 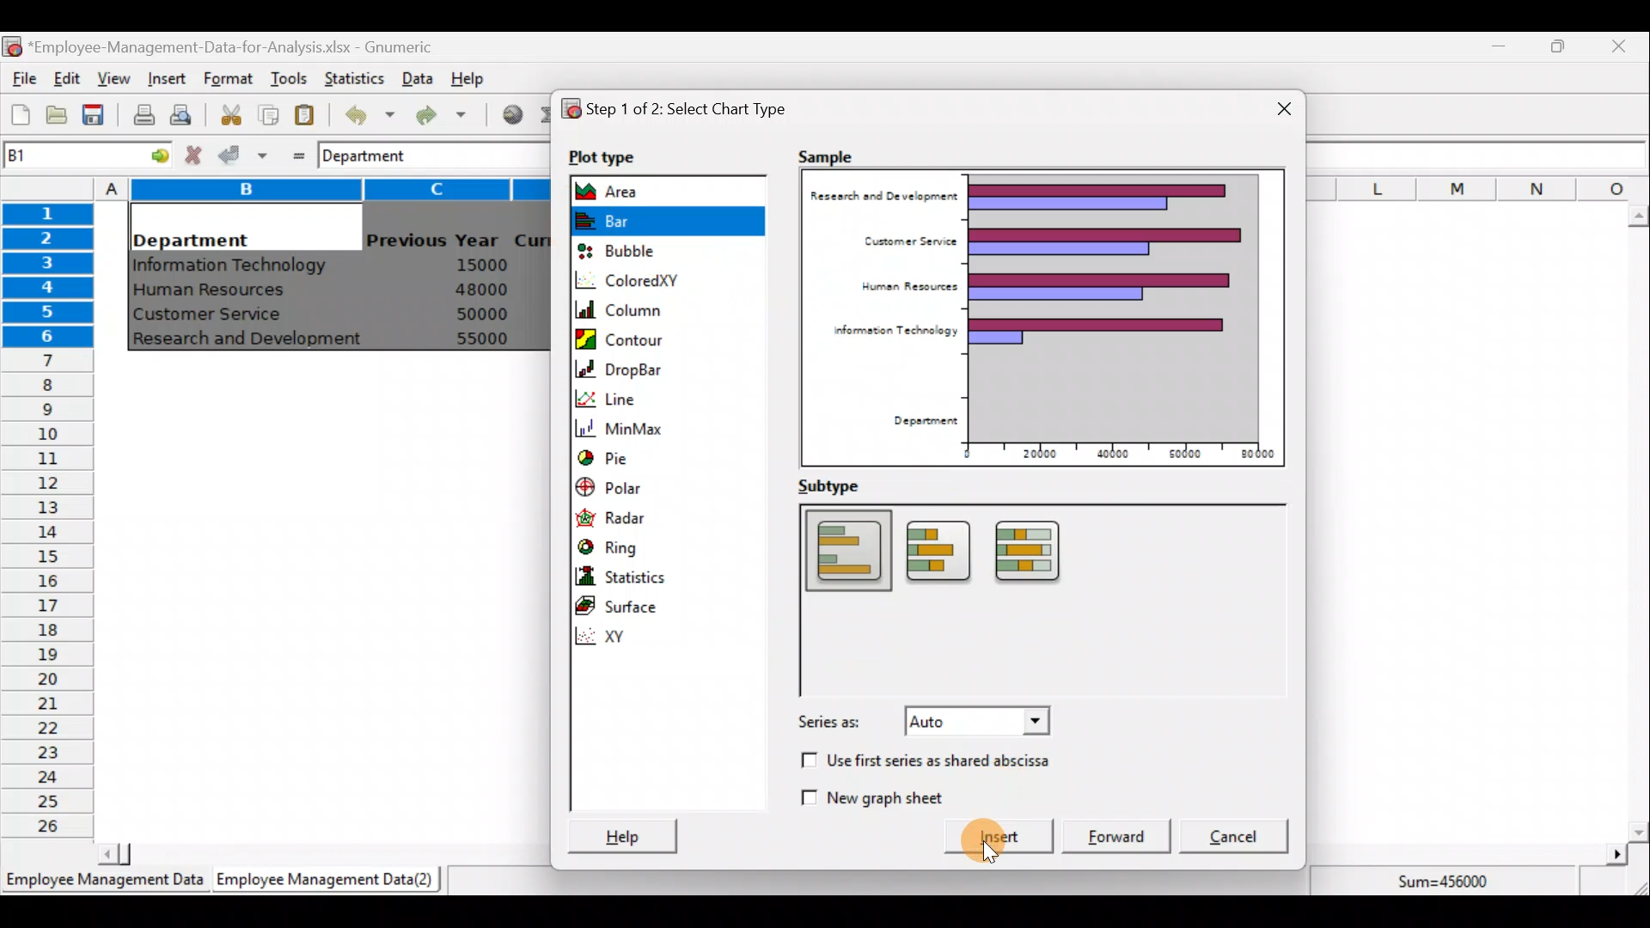 What do you see at coordinates (433, 241) in the screenshot?
I see `Previous Year` at bounding box center [433, 241].